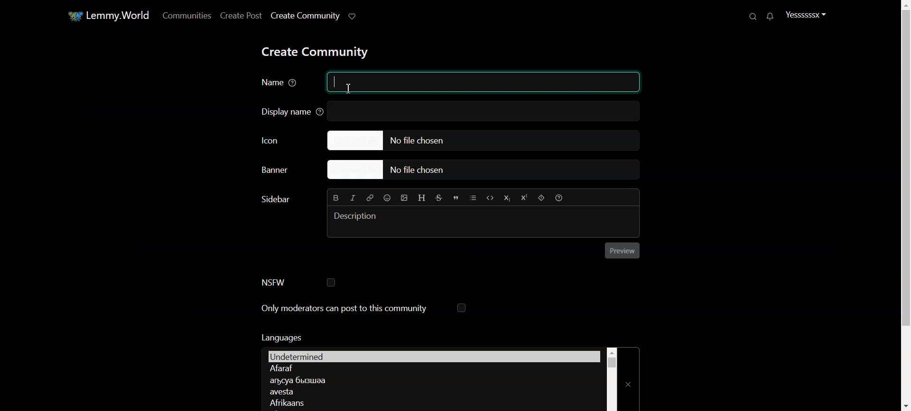 The width and height of the screenshot is (911, 411). Describe the element at coordinates (432, 392) in the screenshot. I see `Language` at that location.